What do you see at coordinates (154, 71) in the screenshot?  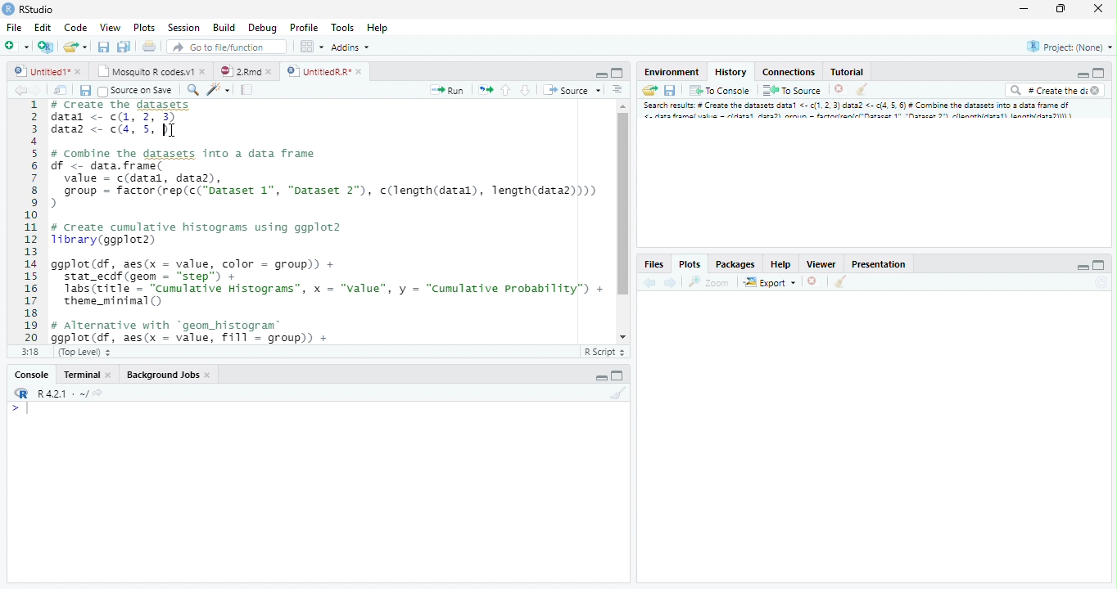 I see `Mosquito R codes` at bounding box center [154, 71].